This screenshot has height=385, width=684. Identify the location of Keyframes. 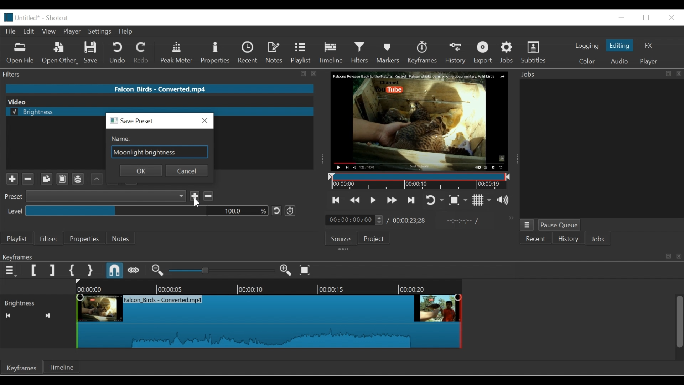
(22, 368).